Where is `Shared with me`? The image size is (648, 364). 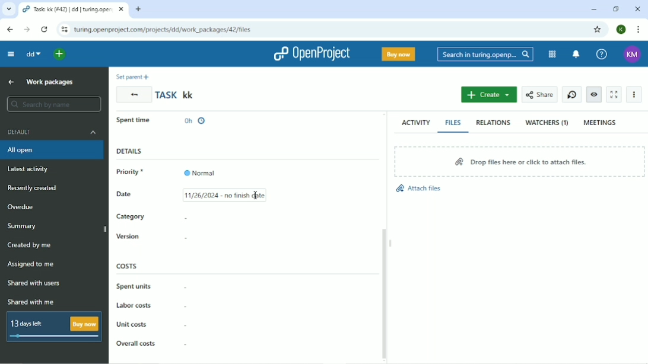
Shared with me is located at coordinates (30, 302).